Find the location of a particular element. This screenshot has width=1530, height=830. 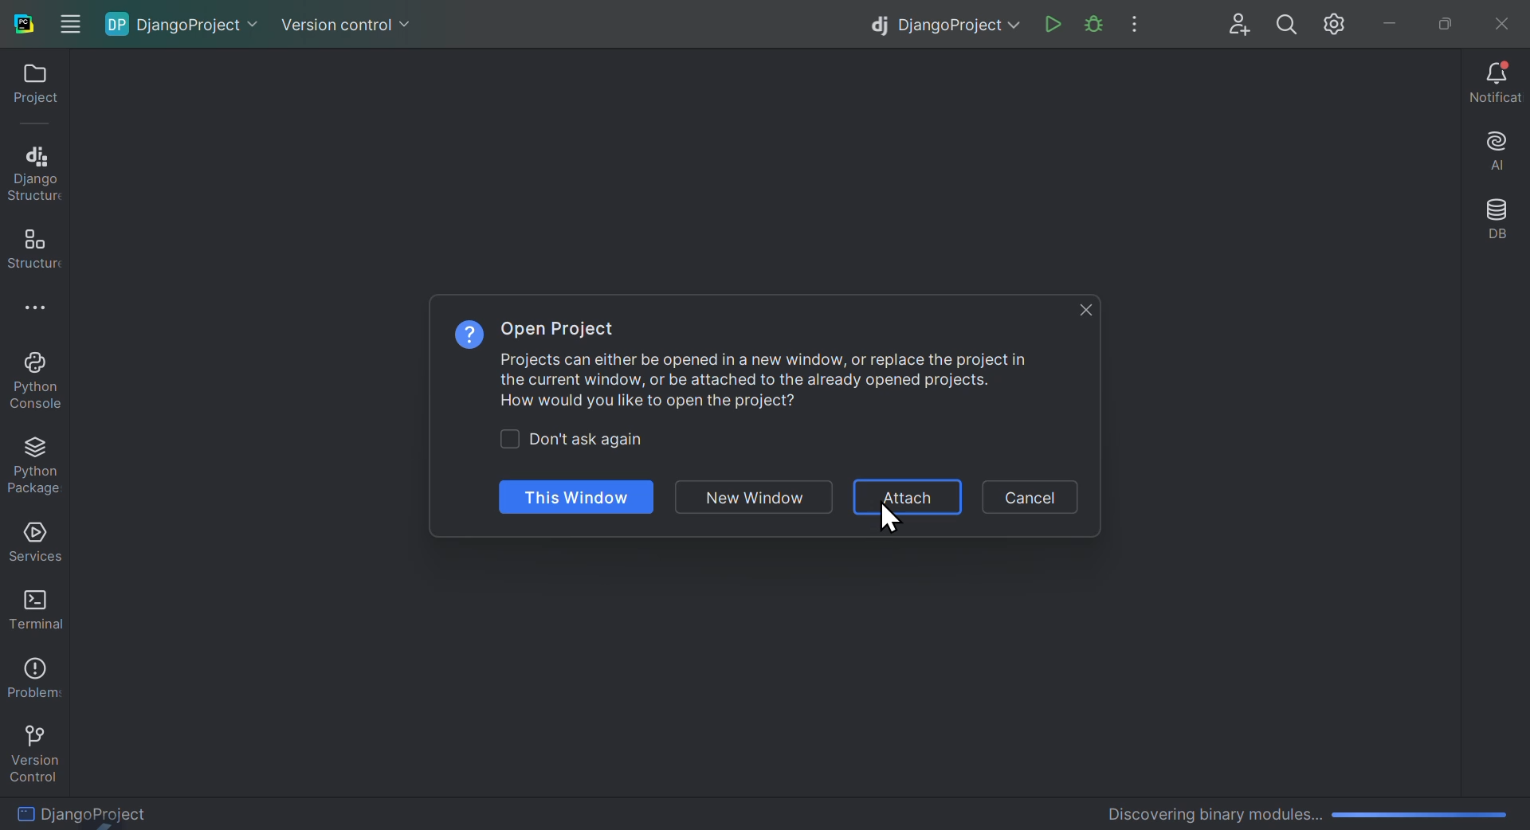

Discovering Binary Modules is located at coordinates (1300, 810).